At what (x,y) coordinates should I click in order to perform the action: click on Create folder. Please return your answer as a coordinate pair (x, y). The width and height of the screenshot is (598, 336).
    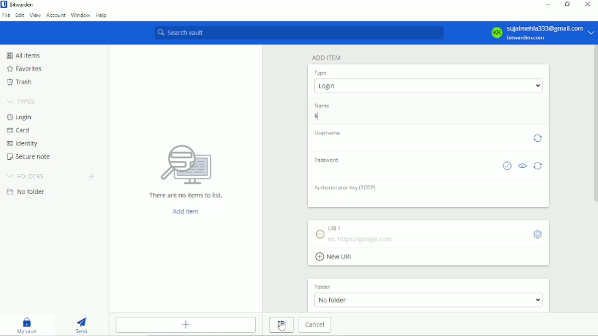
    Looking at the image, I should click on (93, 177).